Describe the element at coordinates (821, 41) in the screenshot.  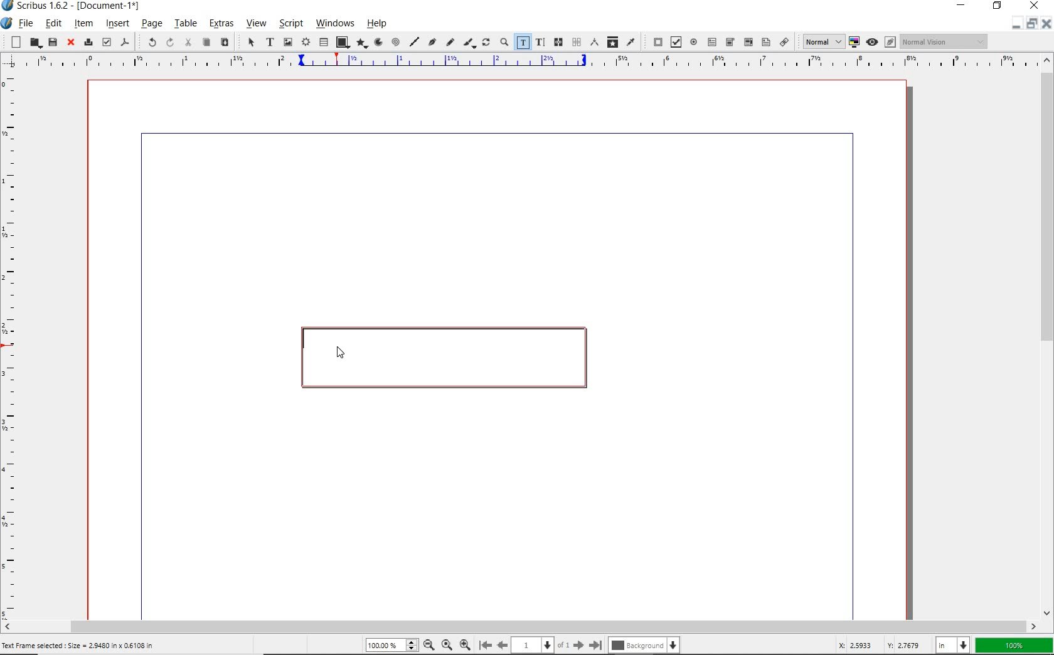
I see `normal` at that location.